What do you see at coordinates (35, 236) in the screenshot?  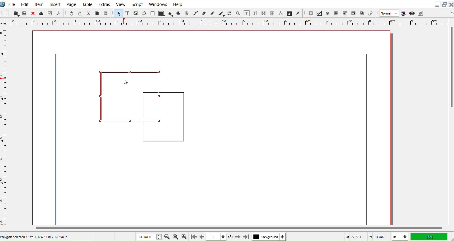 I see `Poligon selected : Size = 1.3755 in x 1.1558 in’` at bounding box center [35, 236].